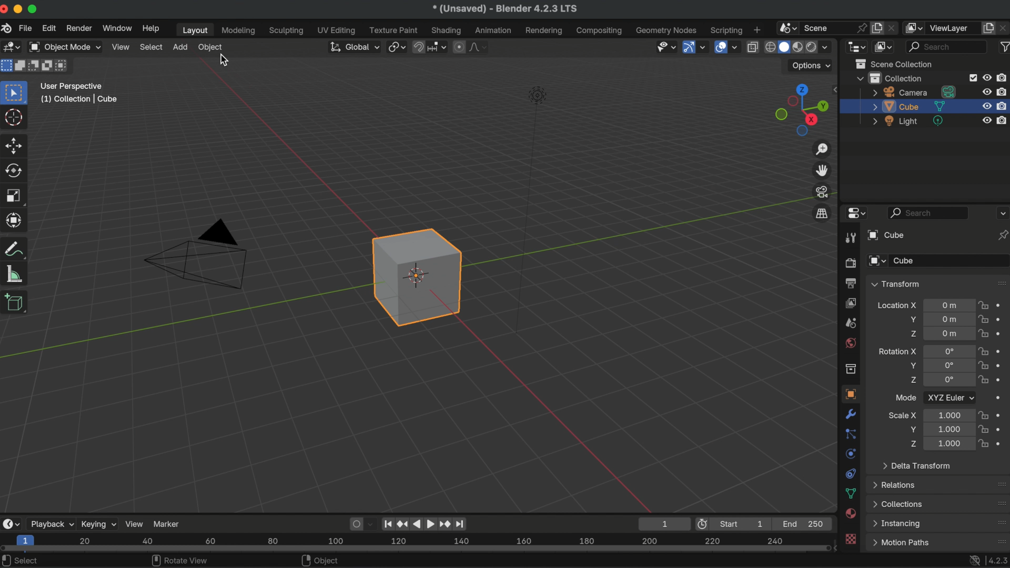 The image size is (1010, 568). What do you see at coordinates (1003, 46) in the screenshot?
I see `filter icon` at bounding box center [1003, 46].